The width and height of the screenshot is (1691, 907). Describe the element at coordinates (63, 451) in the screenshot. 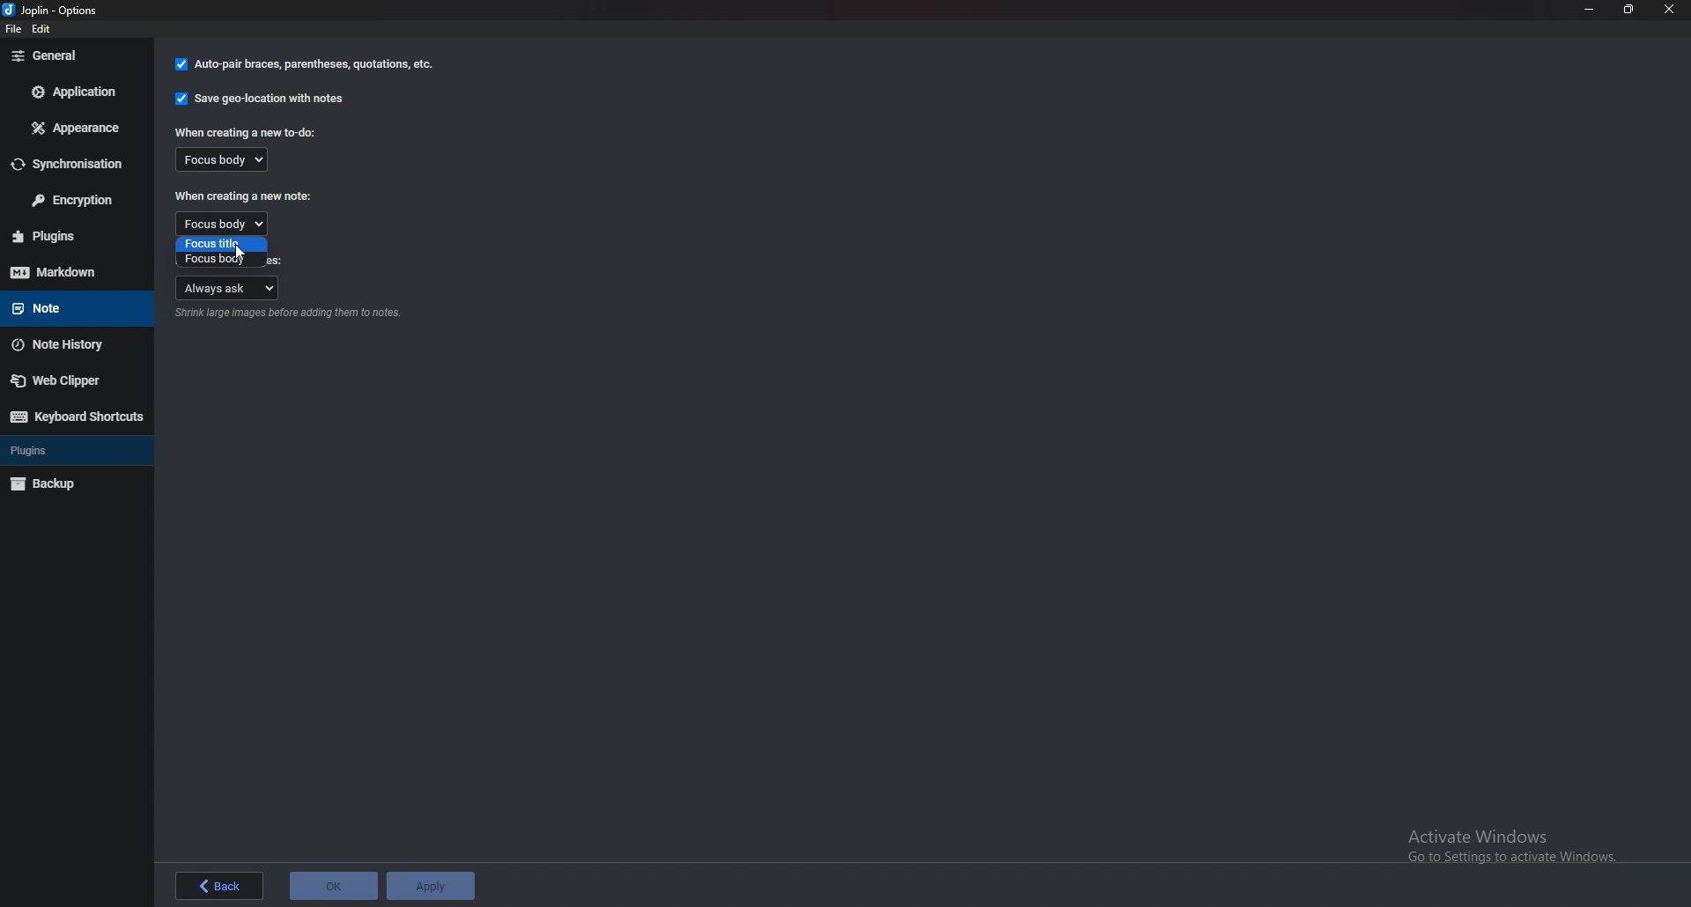

I see `Plugins` at that location.